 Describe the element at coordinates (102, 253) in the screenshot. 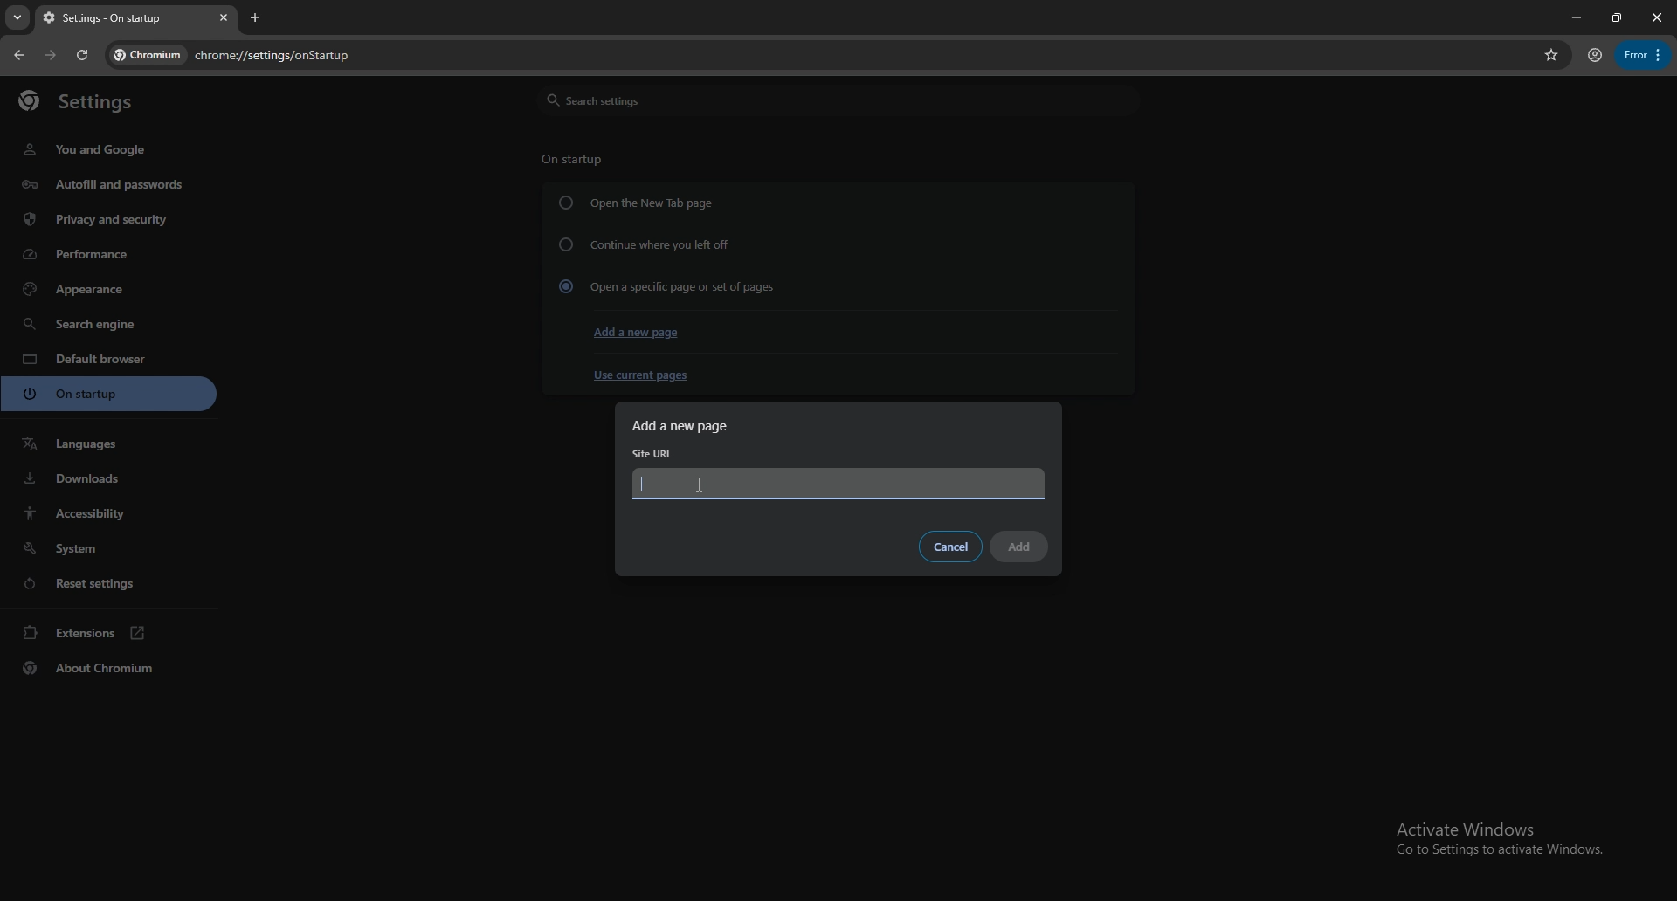

I see `performance` at that location.